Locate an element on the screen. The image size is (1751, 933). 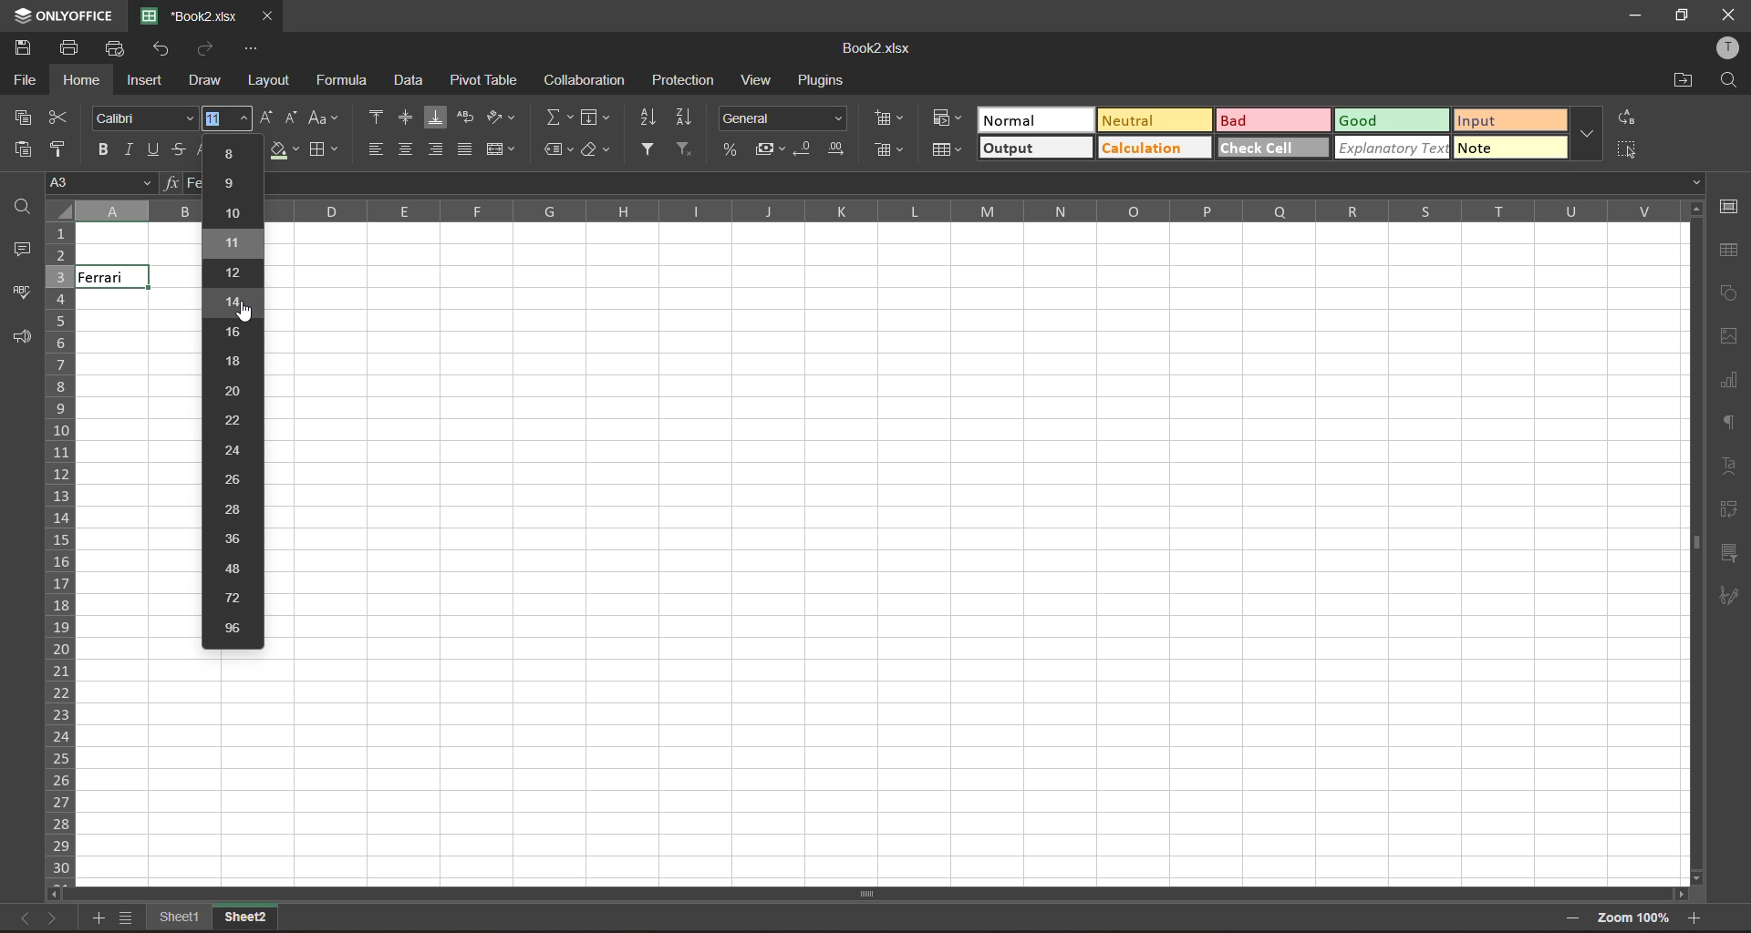
decrement size is located at coordinates (292, 117).